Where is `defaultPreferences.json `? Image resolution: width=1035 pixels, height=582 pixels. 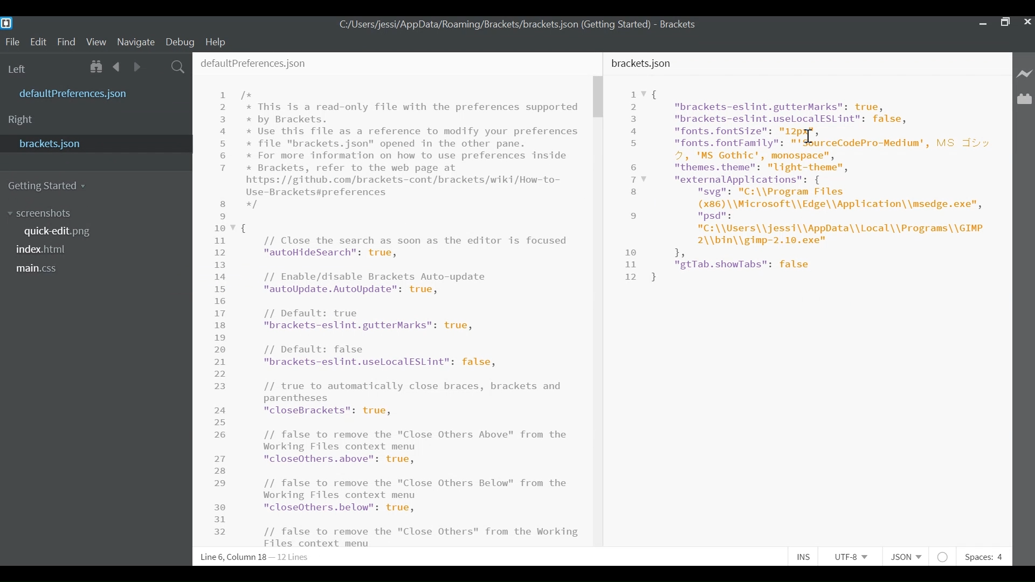 defaultPreferences.json  is located at coordinates (270, 65).